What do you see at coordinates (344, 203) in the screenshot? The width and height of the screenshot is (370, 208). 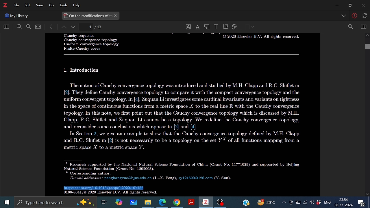 I see `Time and date` at bounding box center [344, 203].